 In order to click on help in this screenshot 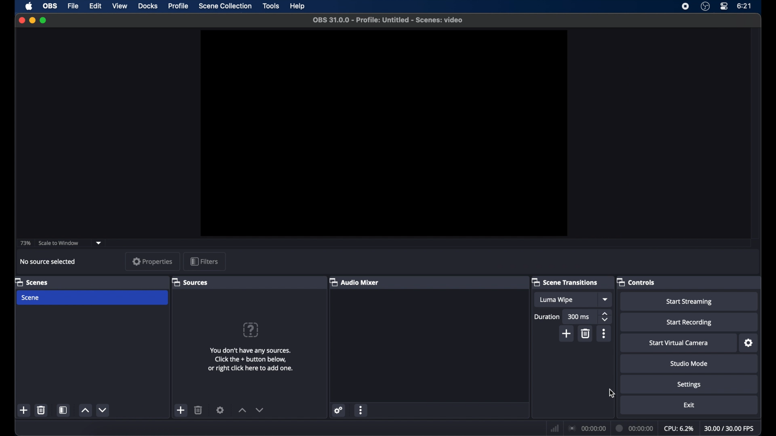, I will do `click(298, 6)`.